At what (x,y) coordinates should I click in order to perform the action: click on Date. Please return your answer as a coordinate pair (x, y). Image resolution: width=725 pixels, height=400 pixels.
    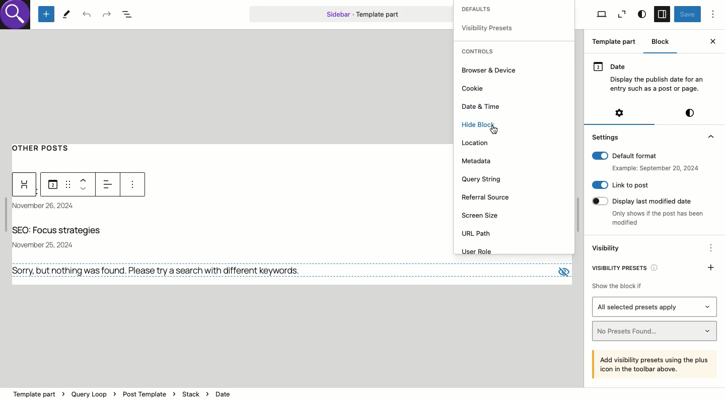
    Looking at the image, I should click on (650, 76).